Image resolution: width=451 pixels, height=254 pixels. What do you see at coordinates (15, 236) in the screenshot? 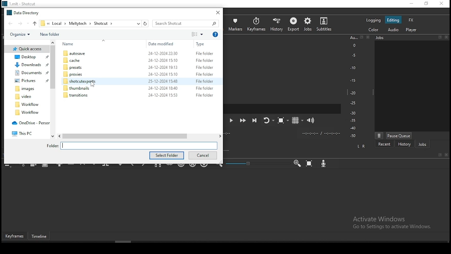
I see `keyframes` at bounding box center [15, 236].